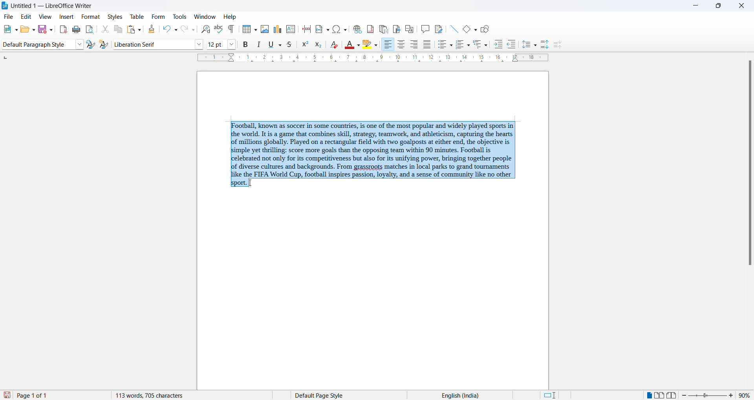 The image size is (754, 400). I want to click on save options, so click(52, 29).